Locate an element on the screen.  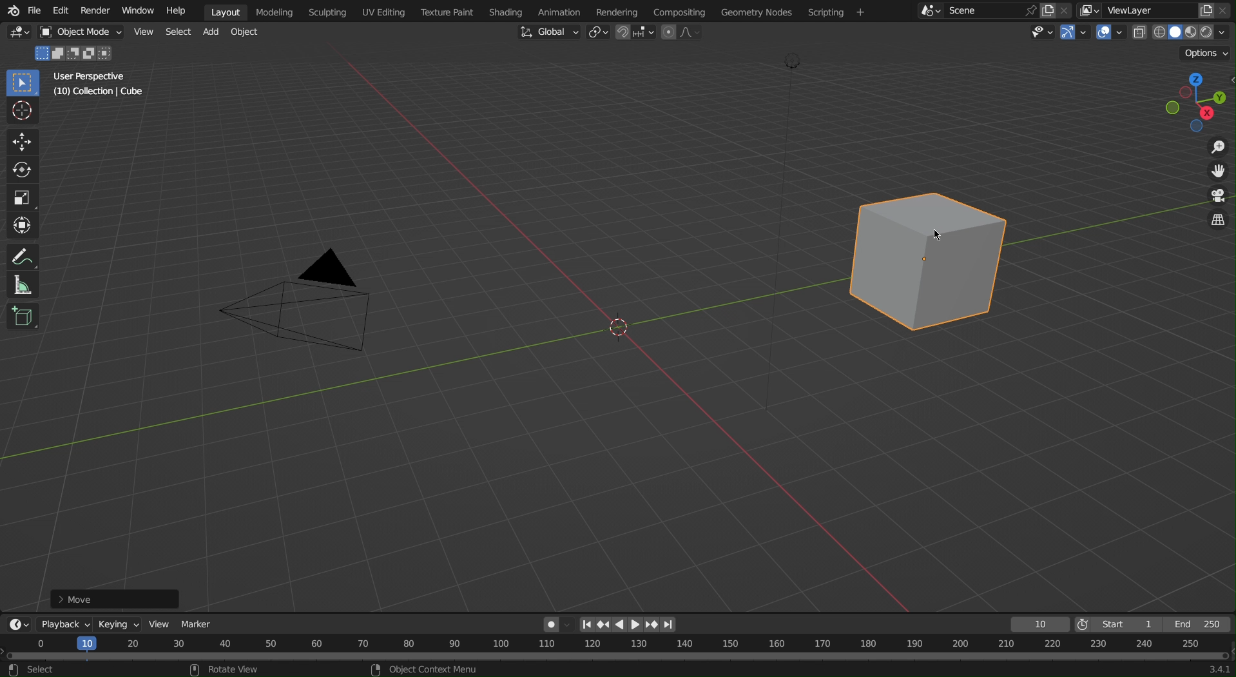
ViewLayer is located at coordinates (1141, 10).